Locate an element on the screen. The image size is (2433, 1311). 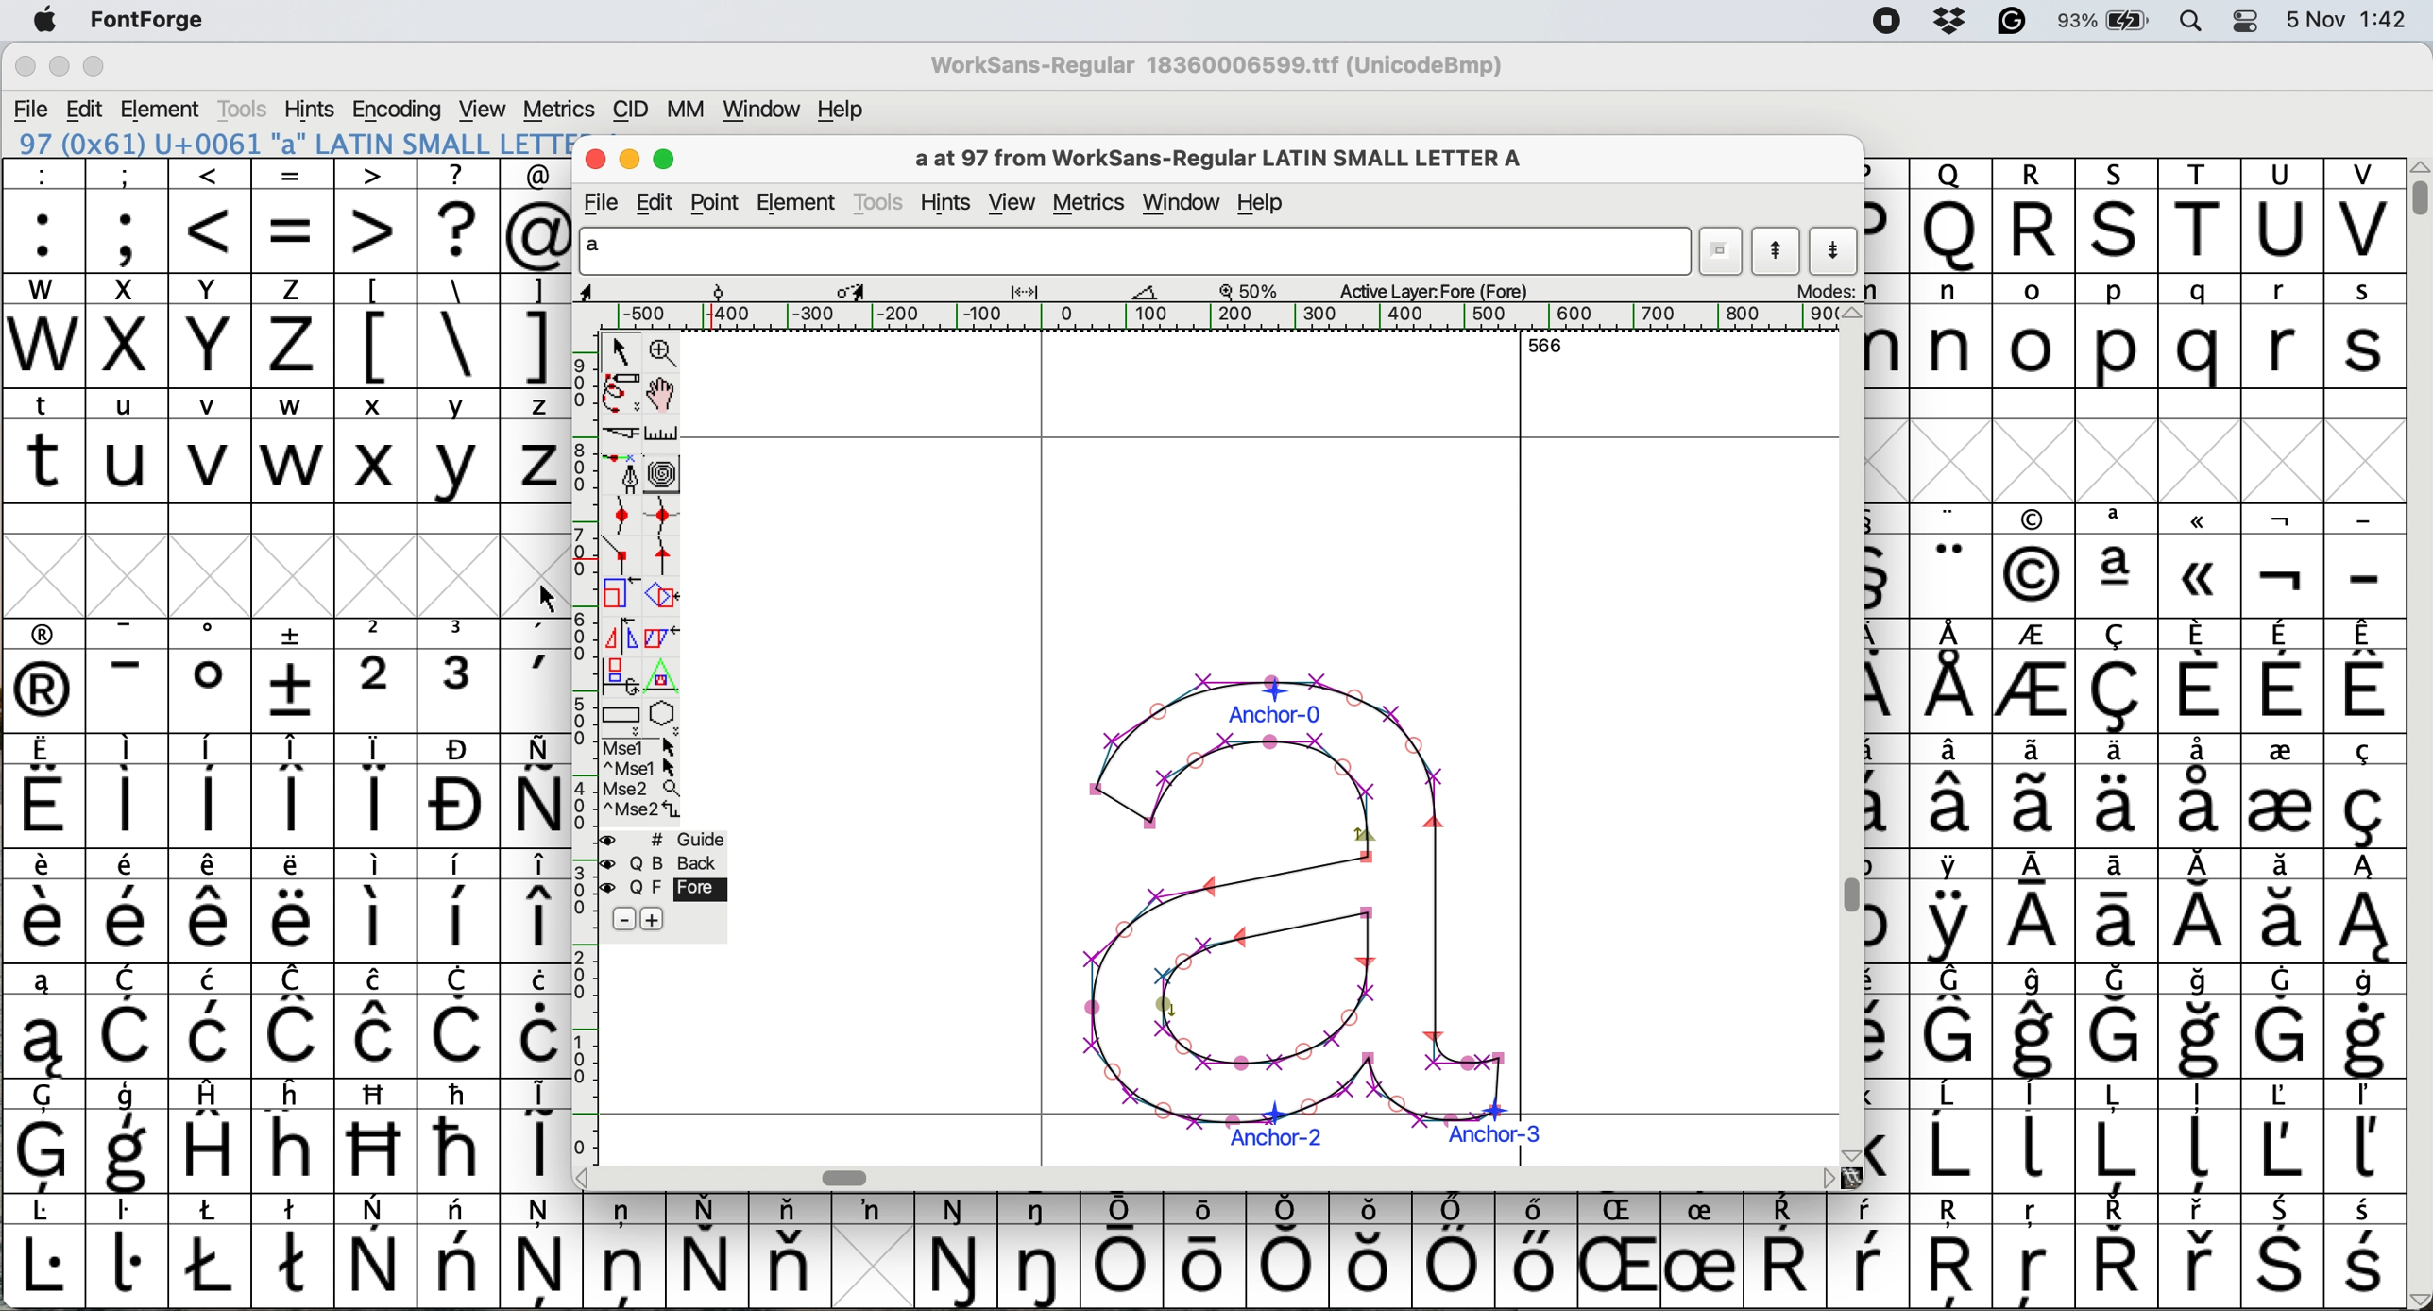
fore is located at coordinates (668, 889).